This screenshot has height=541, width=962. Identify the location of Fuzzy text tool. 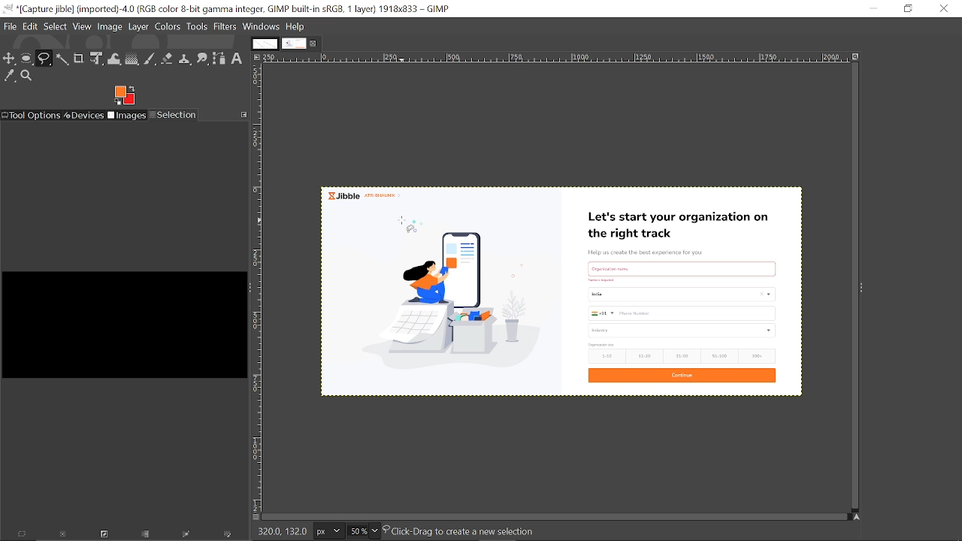
(62, 59).